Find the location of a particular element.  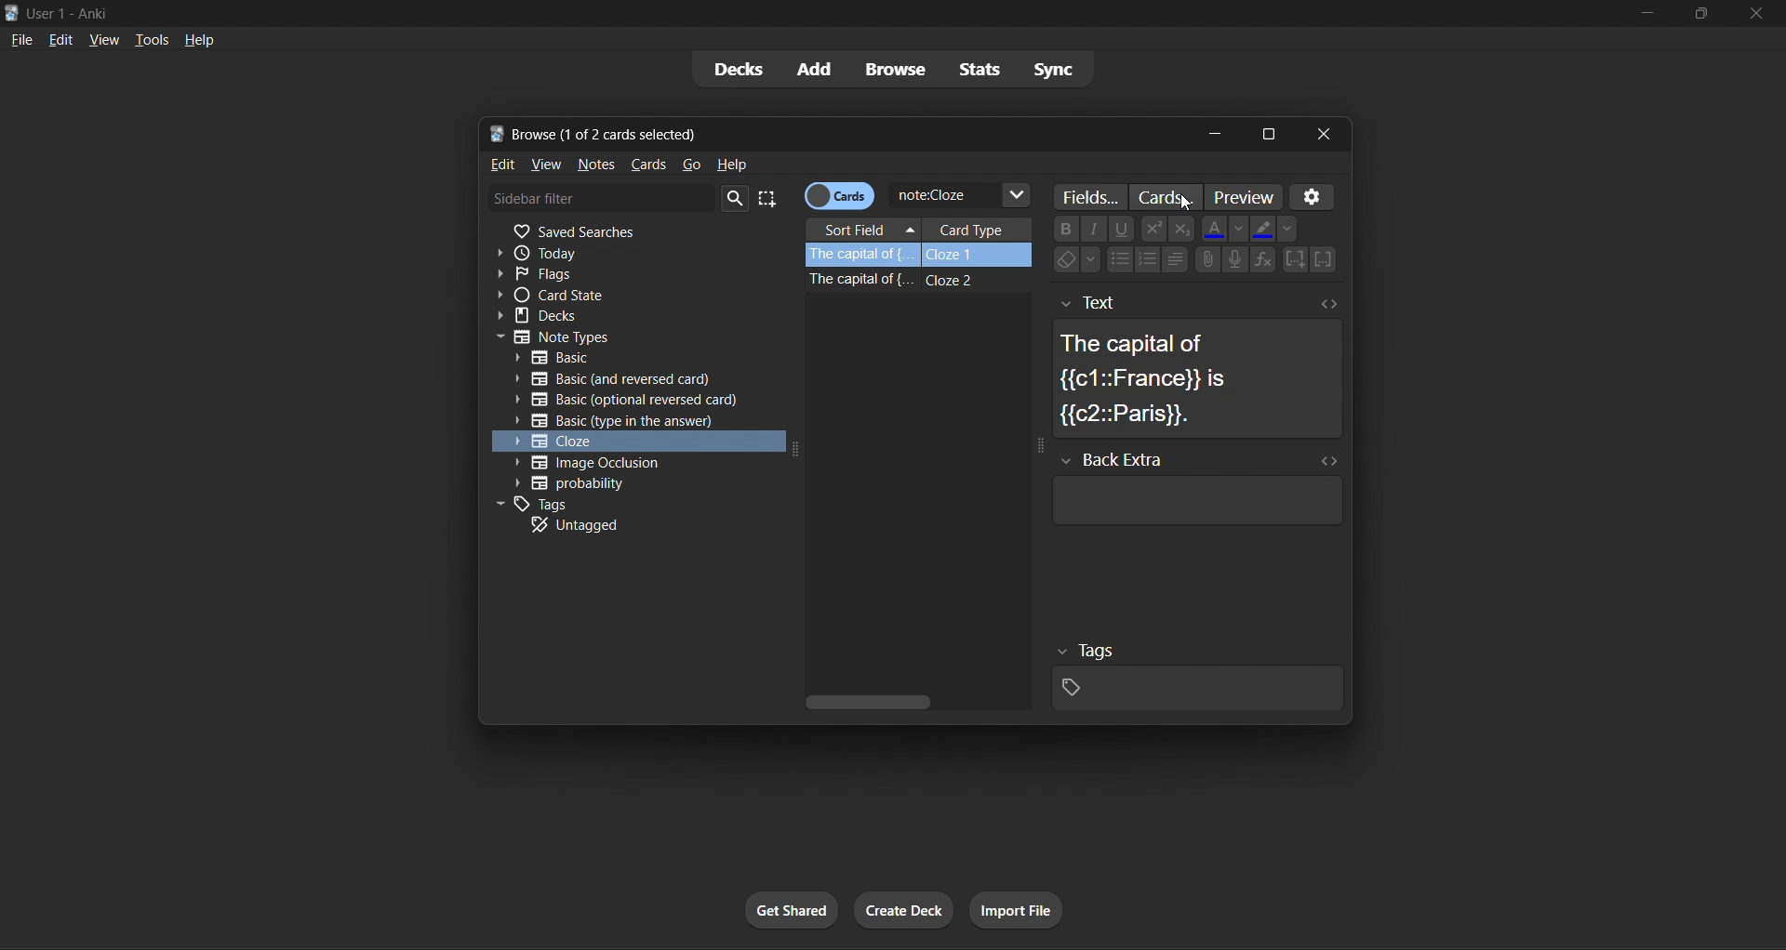

close is located at coordinates (1326, 134).